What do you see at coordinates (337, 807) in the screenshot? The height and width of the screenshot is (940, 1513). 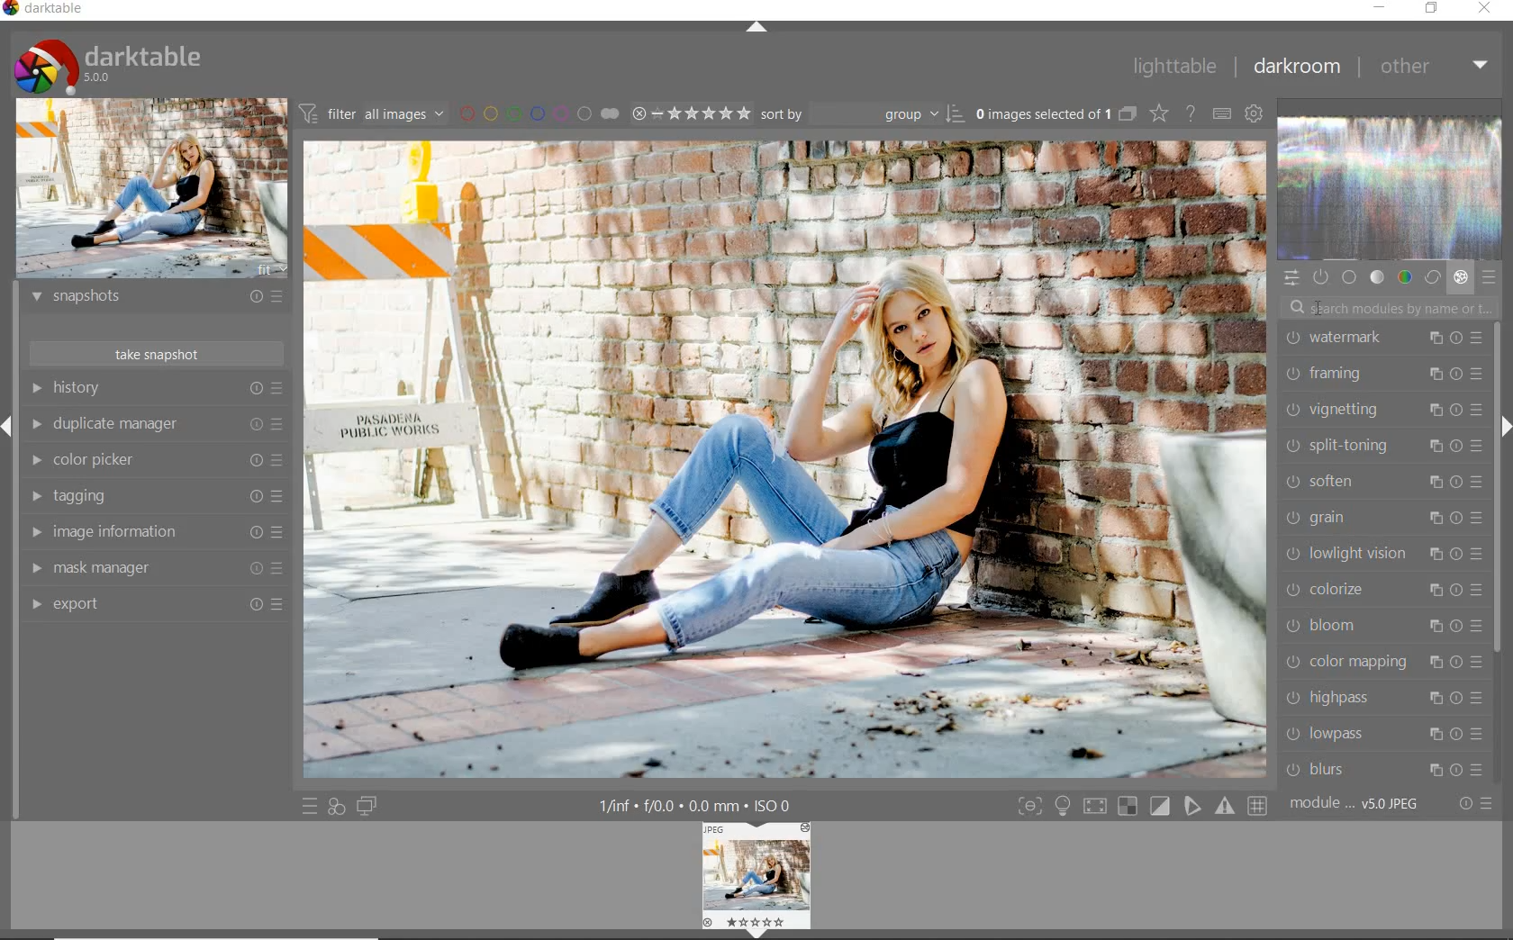 I see `quick access for applying any of your styles` at bounding box center [337, 807].